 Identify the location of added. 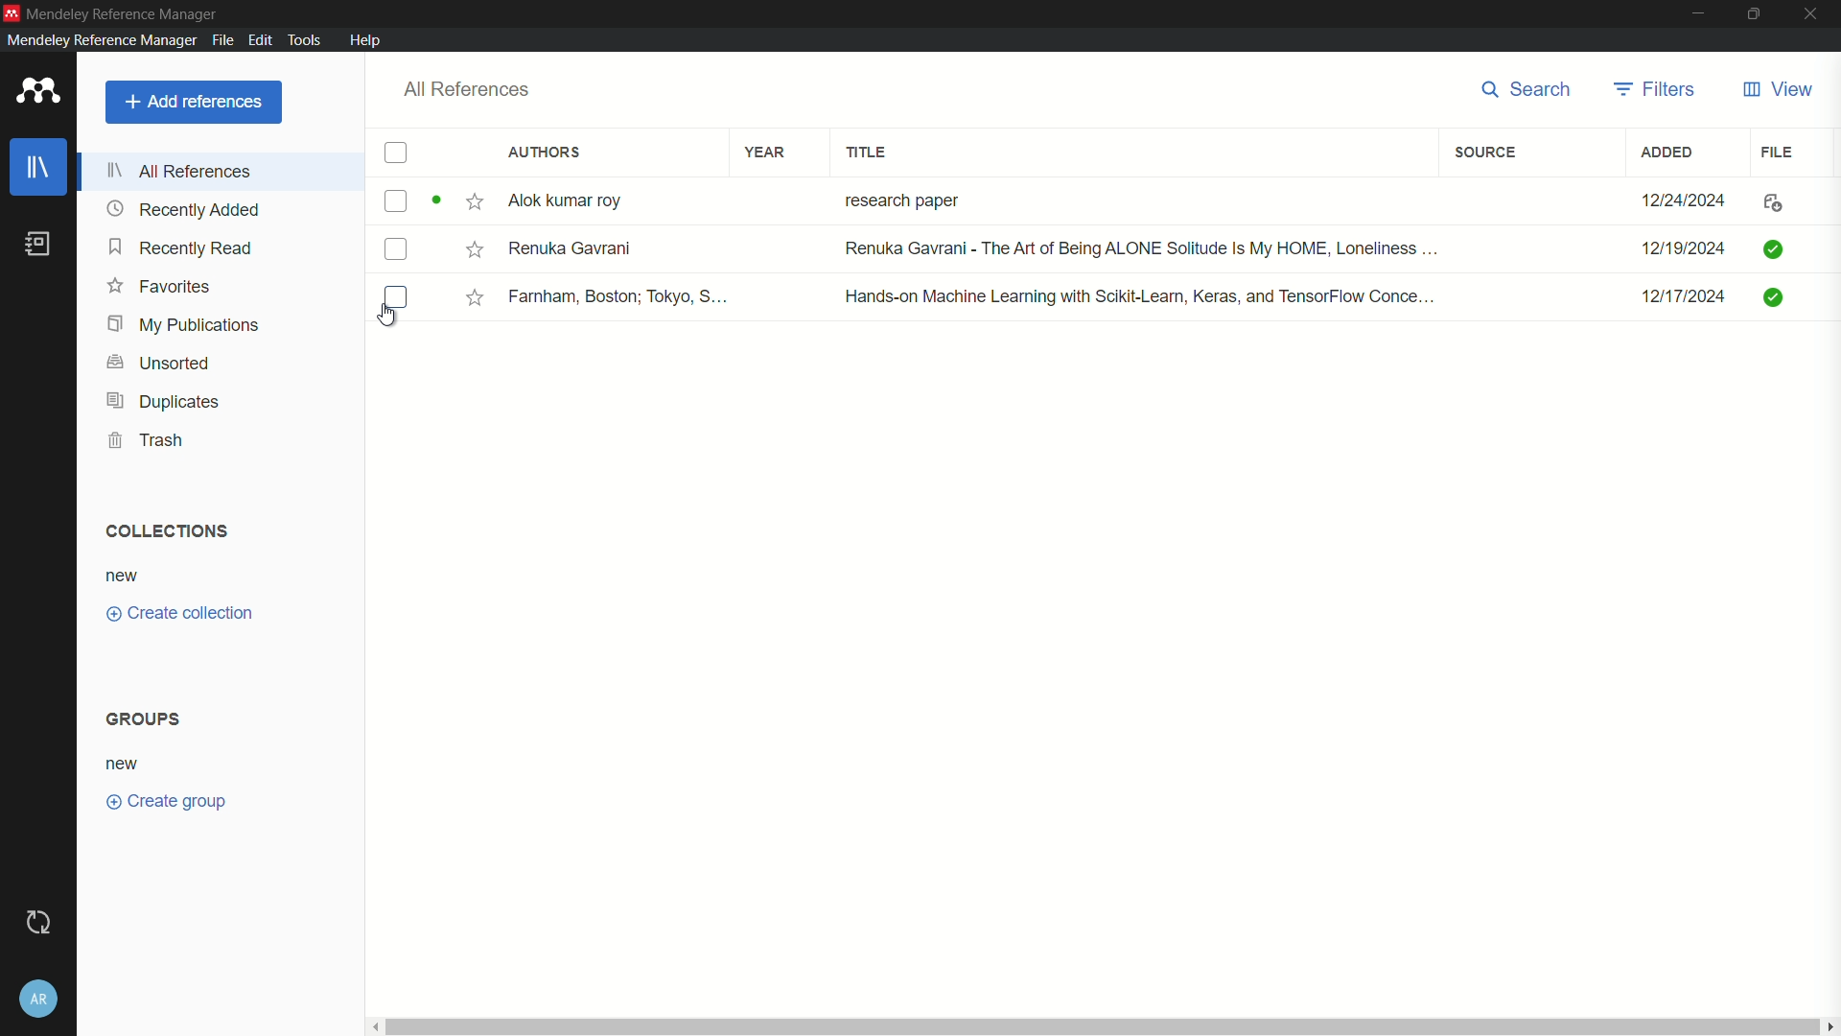
(1668, 153).